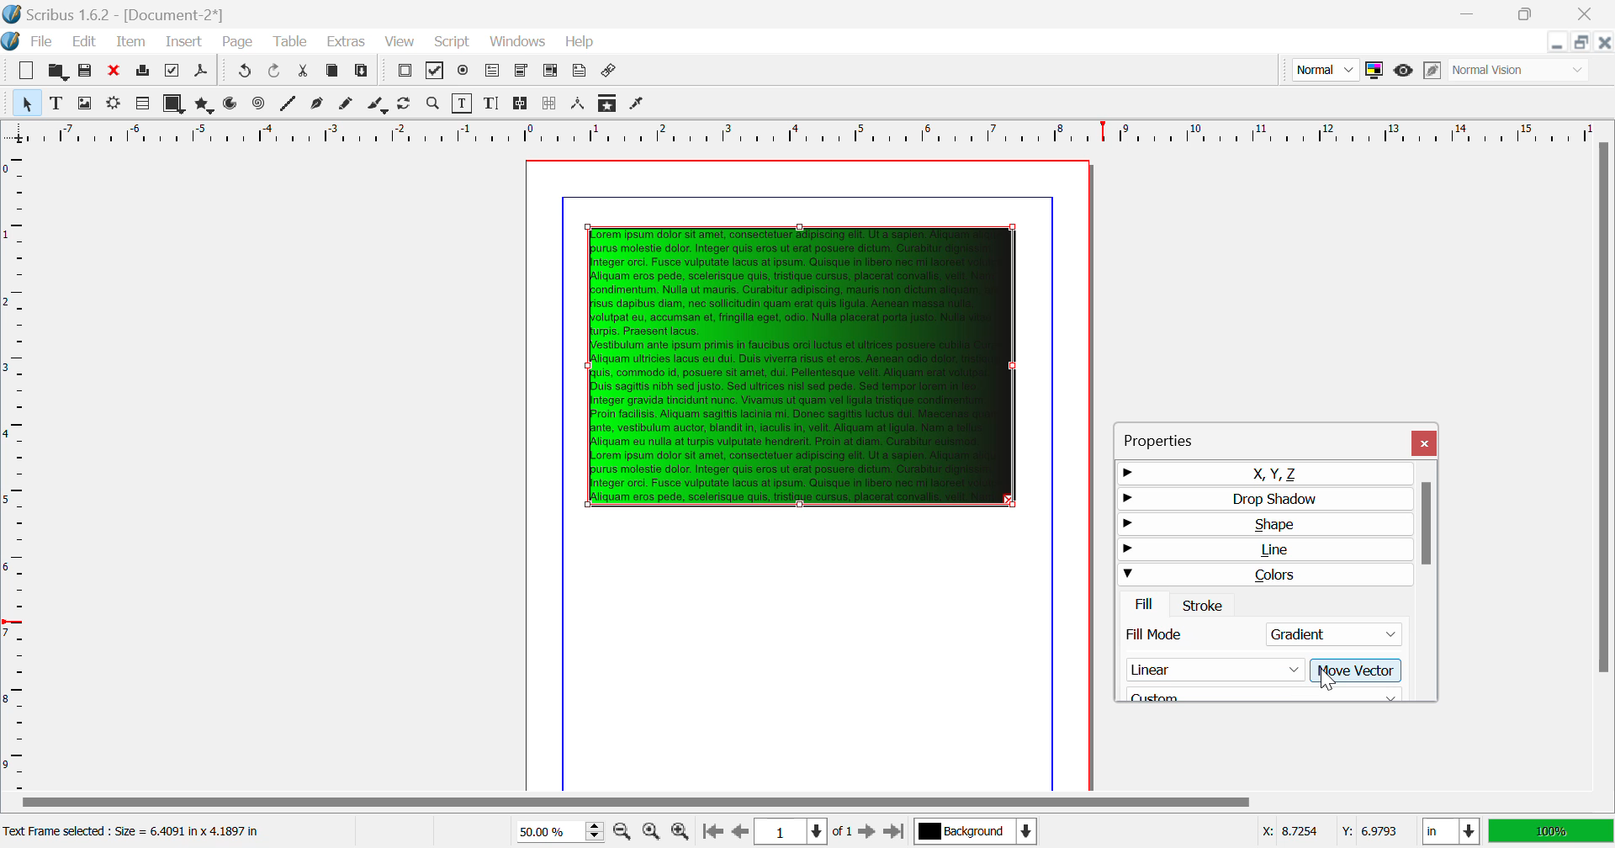 Image resolution: width=1615 pixels, height=848 pixels. Describe the element at coordinates (553, 831) in the screenshot. I see `Zoom 50%` at that location.